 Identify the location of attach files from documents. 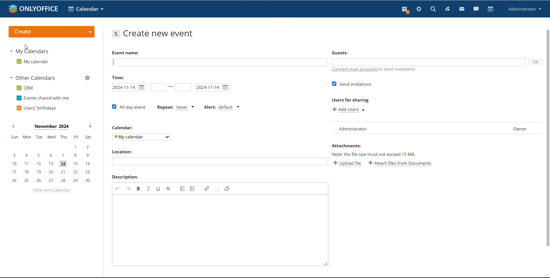
(400, 163).